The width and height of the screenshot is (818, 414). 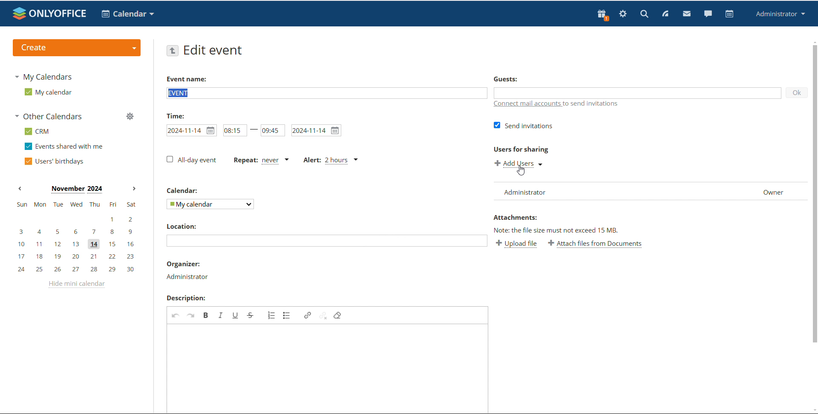 What do you see at coordinates (75, 233) in the screenshot?
I see `3, 4, 5, 6, 7, 8, 9` at bounding box center [75, 233].